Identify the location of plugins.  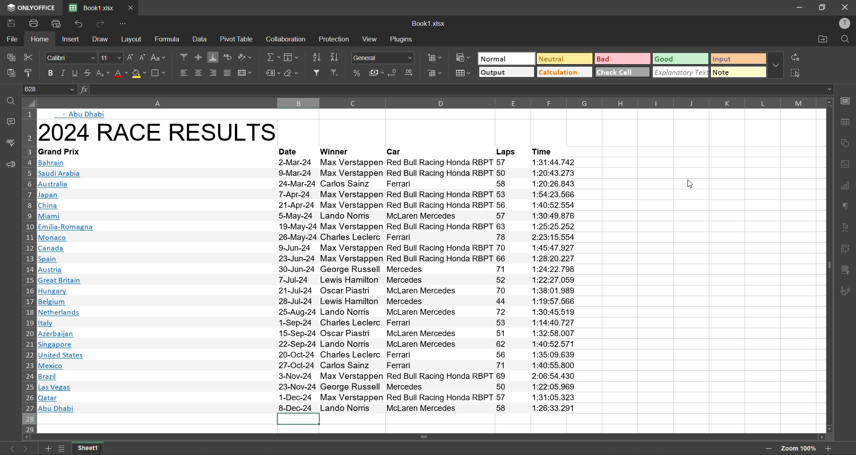
(402, 39).